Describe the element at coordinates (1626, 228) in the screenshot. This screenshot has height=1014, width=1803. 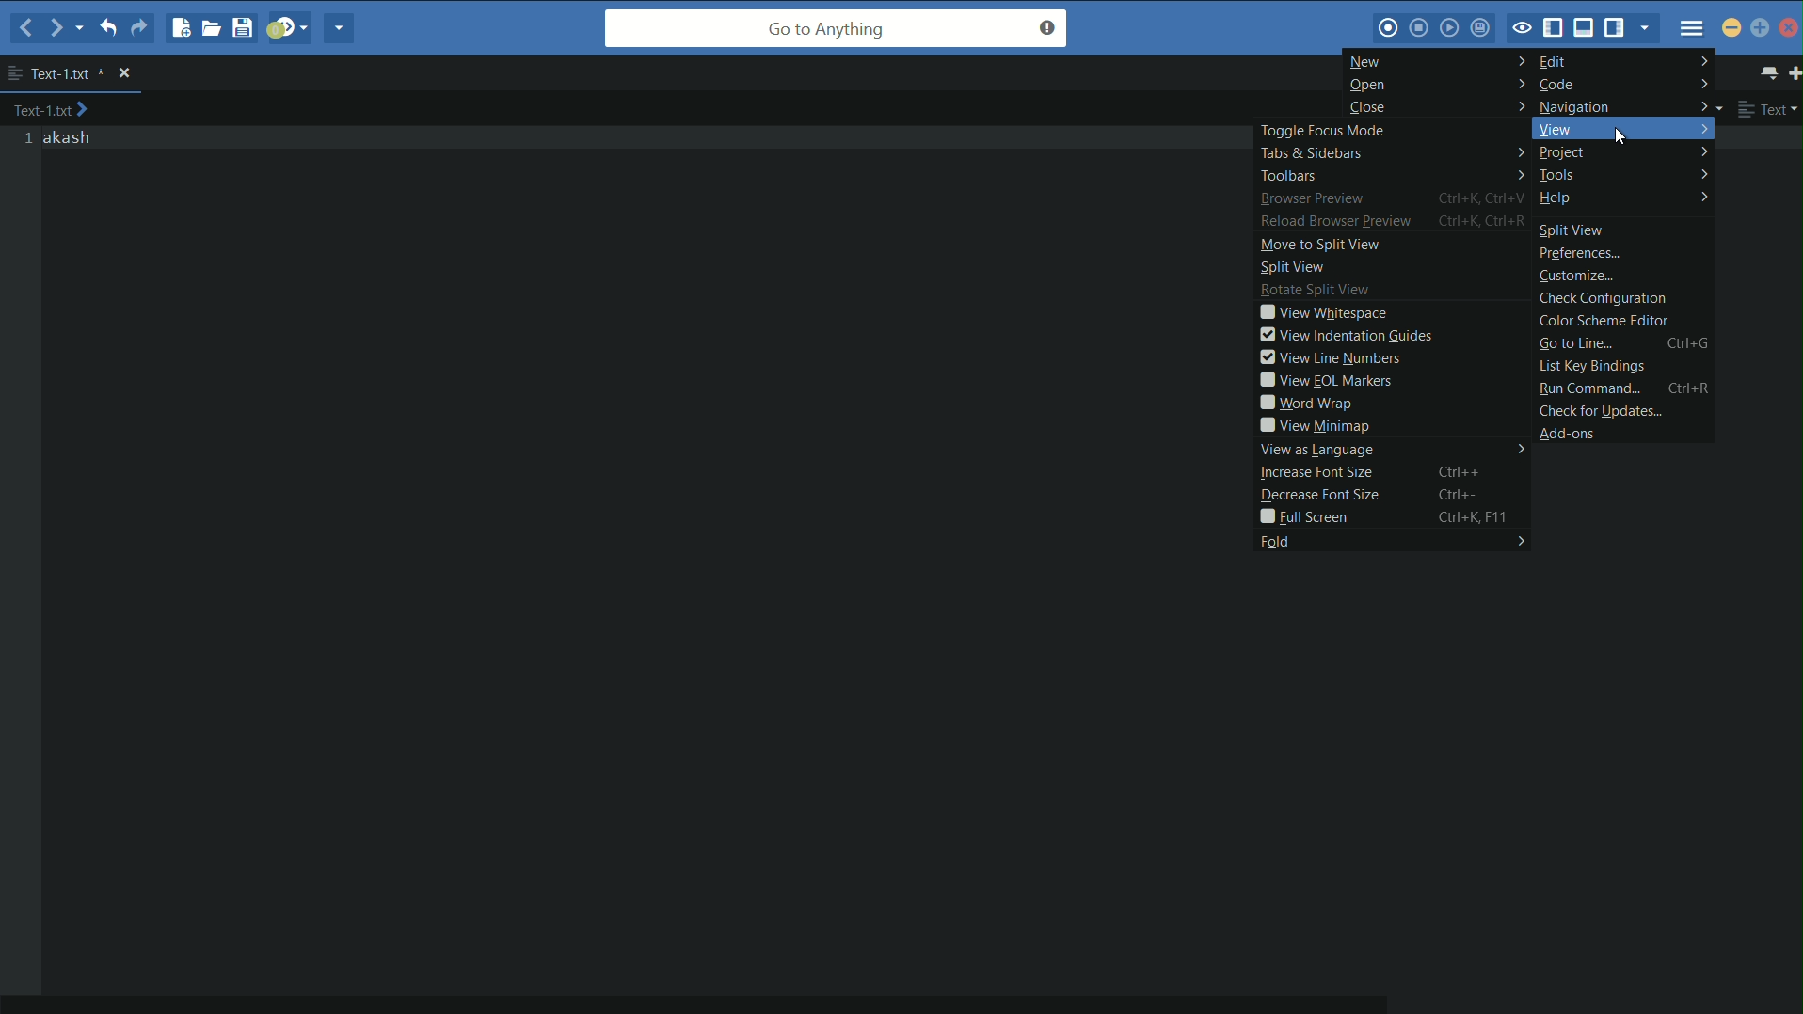
I see `split view` at that location.